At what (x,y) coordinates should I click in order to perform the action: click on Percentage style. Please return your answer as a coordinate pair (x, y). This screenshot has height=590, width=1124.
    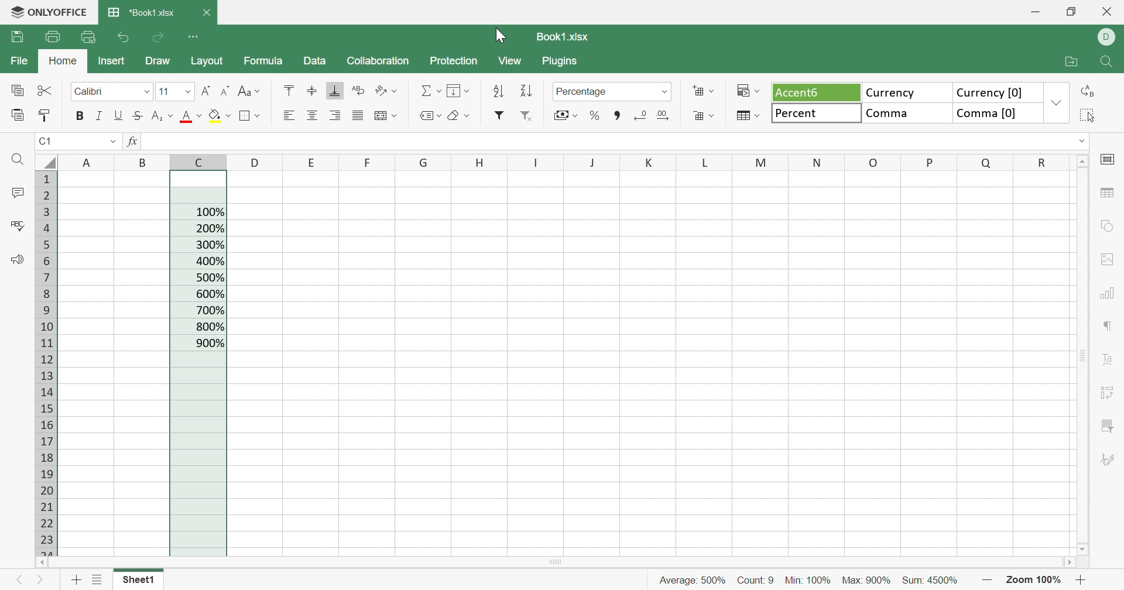
    Looking at the image, I should click on (593, 115).